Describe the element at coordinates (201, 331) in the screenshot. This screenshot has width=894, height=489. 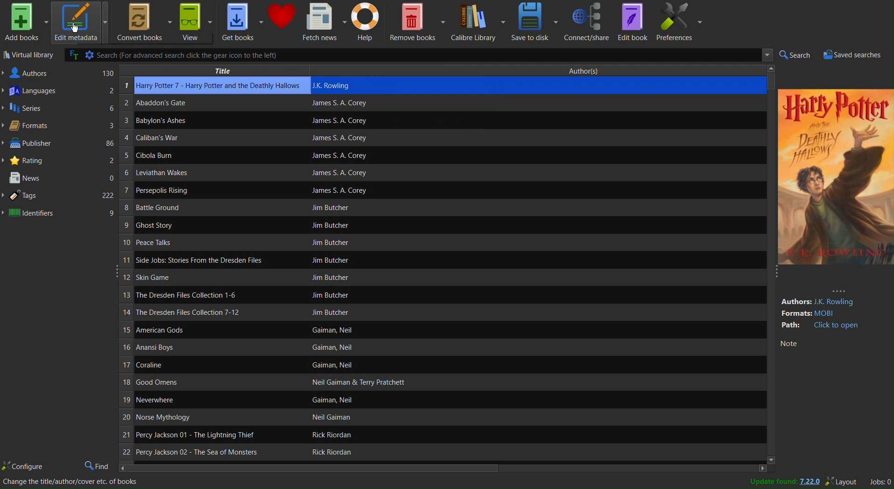
I see `Book name` at that location.